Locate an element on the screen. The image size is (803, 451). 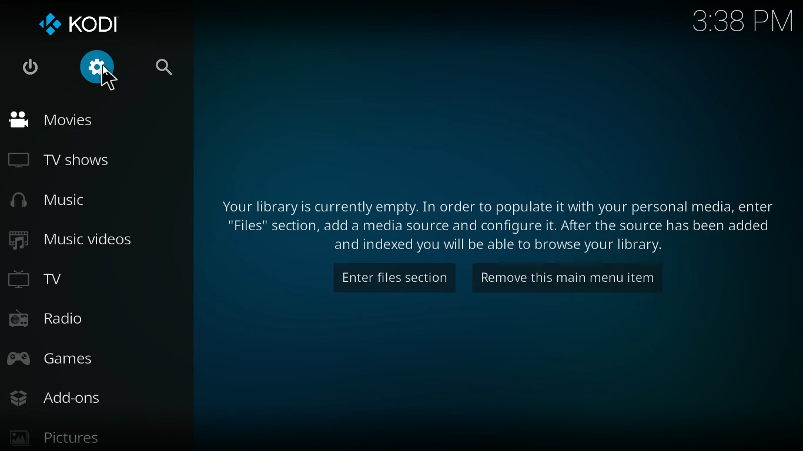
remove this main menu item is located at coordinates (577, 280).